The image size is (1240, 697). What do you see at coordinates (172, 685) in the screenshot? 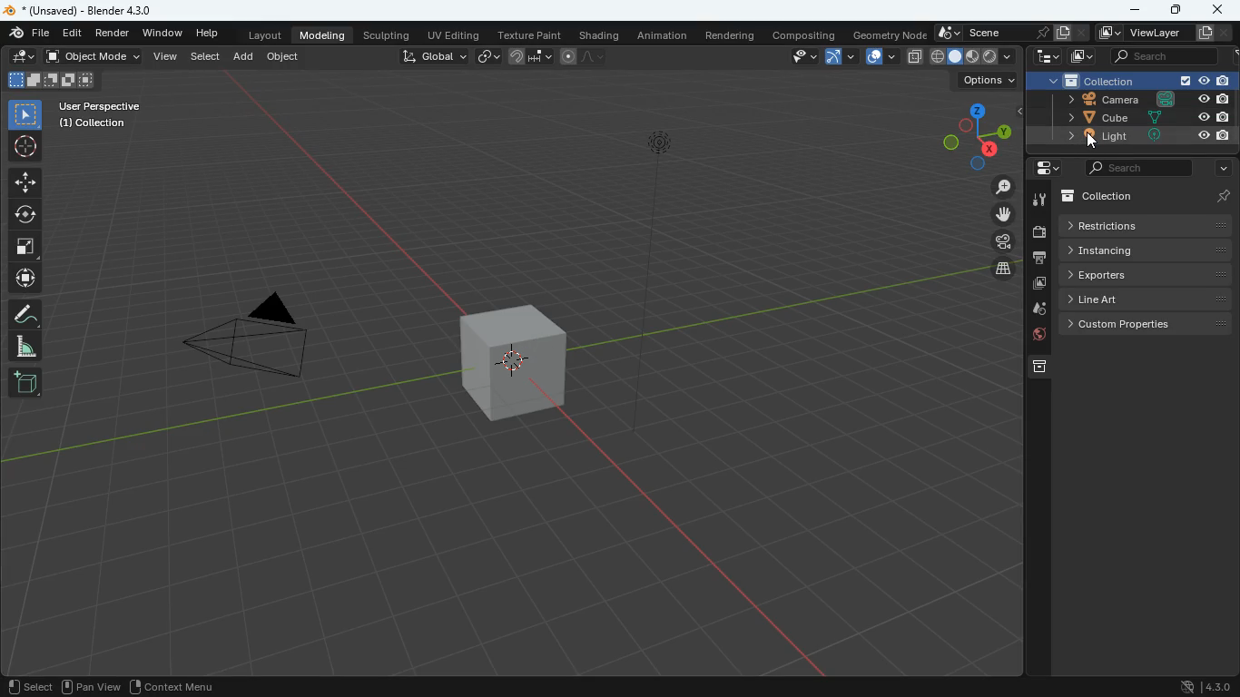
I see `context menu` at bounding box center [172, 685].